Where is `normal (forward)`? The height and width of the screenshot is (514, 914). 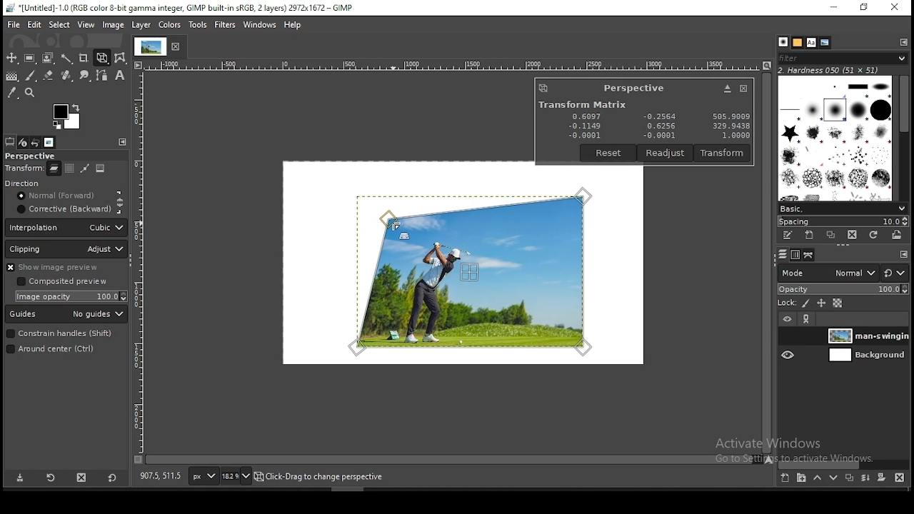
normal (forward) is located at coordinates (62, 198).